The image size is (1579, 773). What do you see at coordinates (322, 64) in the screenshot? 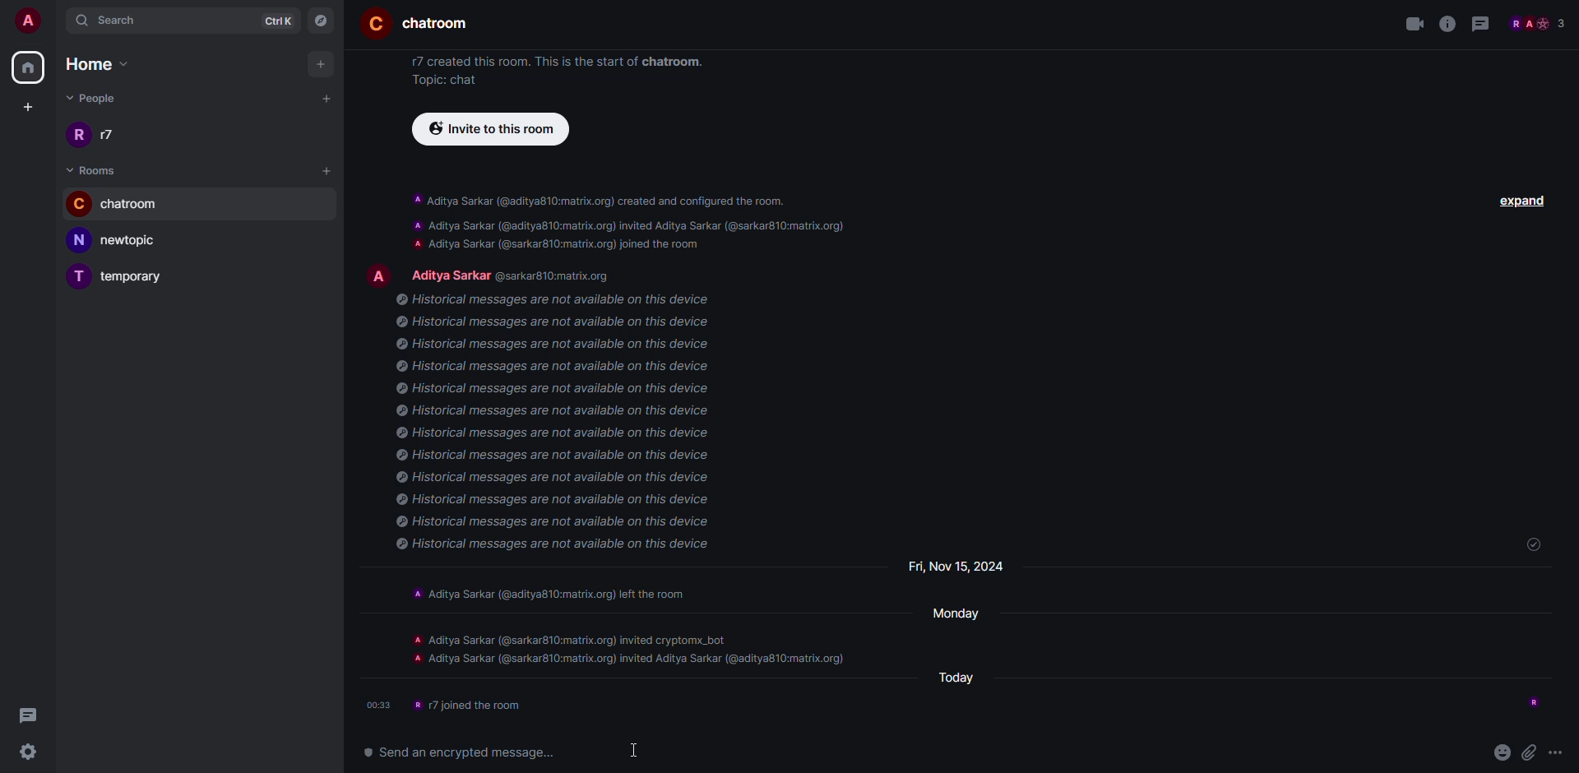
I see `add` at bounding box center [322, 64].